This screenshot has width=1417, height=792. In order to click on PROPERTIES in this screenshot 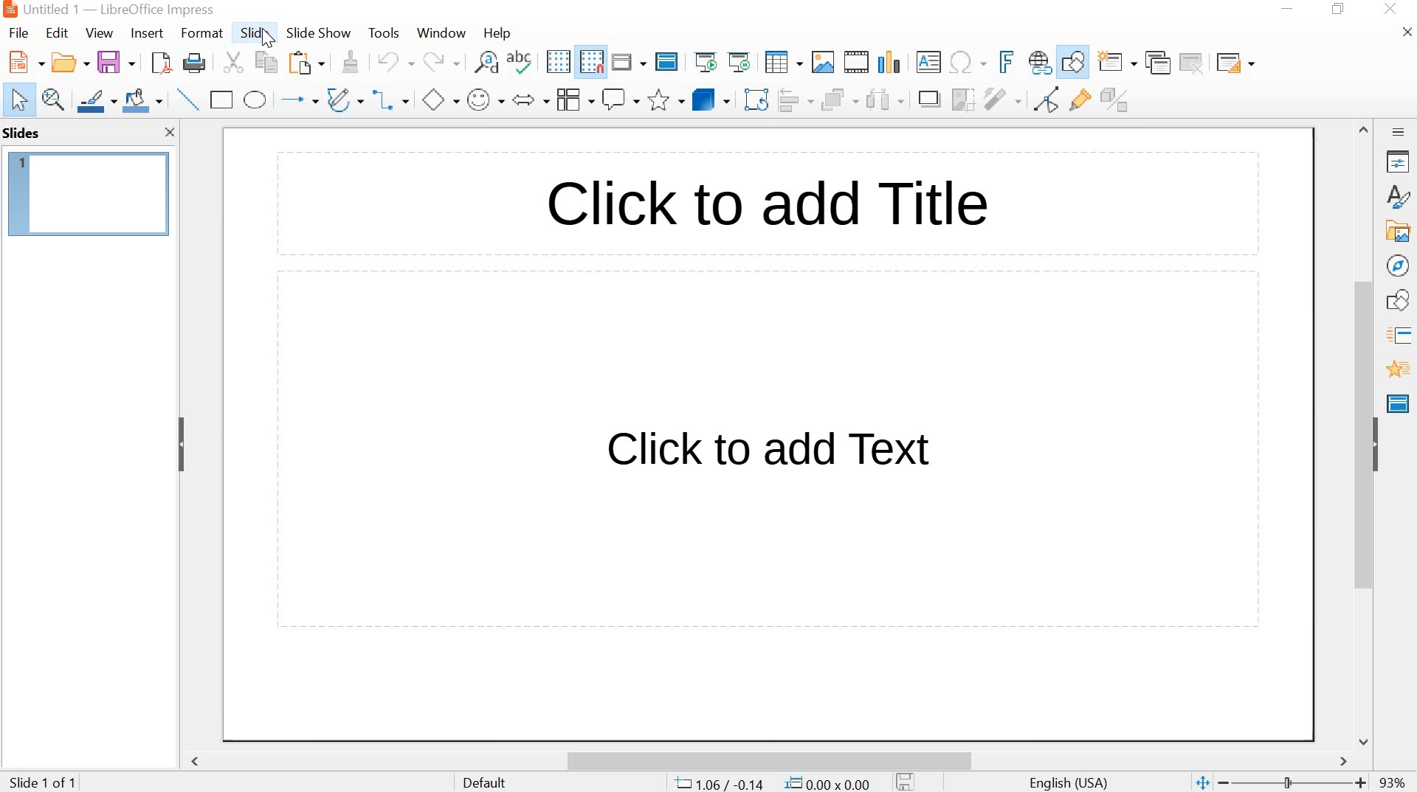, I will do `click(1399, 162)`.